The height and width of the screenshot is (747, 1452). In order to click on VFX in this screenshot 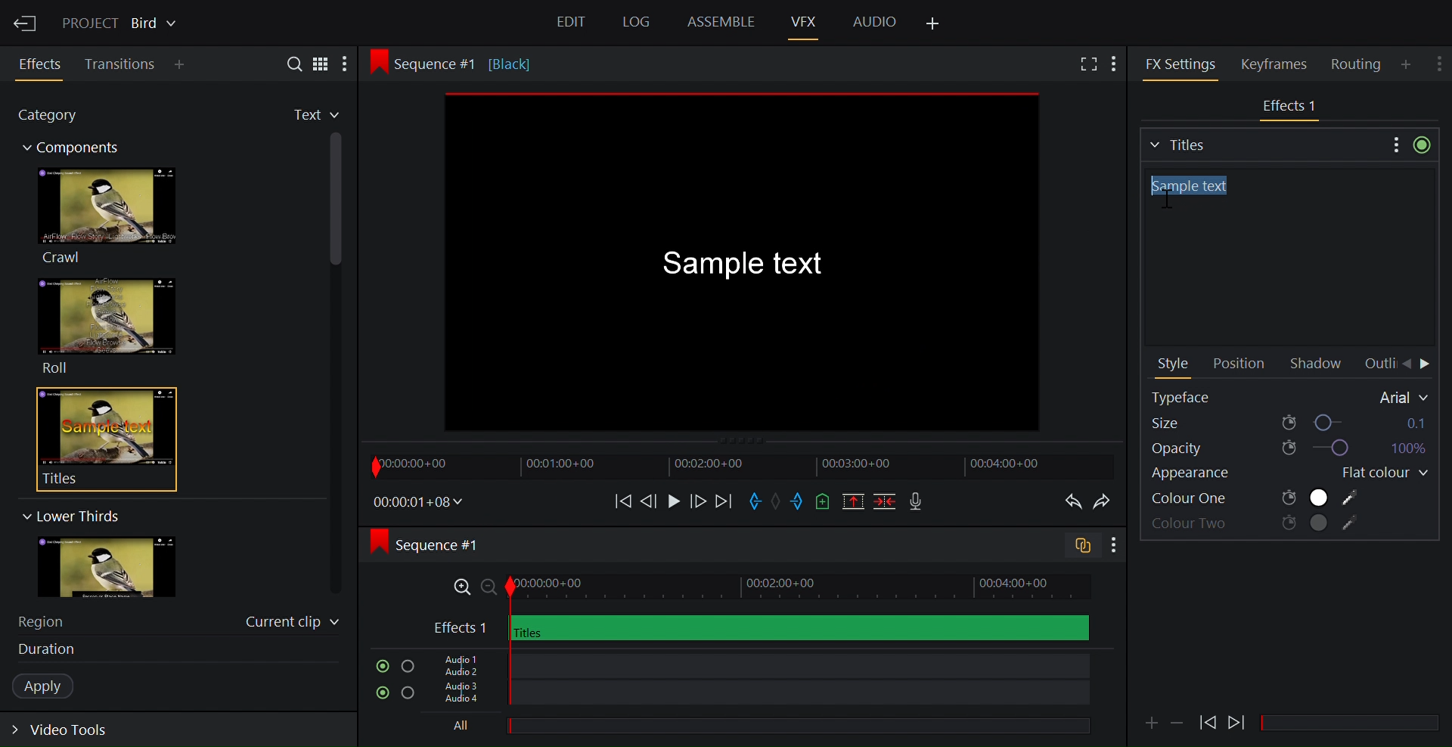, I will do `click(805, 21)`.